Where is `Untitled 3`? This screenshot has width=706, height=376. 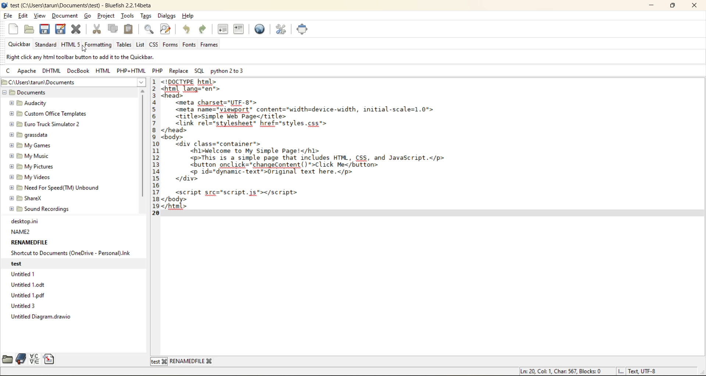
Untitled 3 is located at coordinates (29, 306).